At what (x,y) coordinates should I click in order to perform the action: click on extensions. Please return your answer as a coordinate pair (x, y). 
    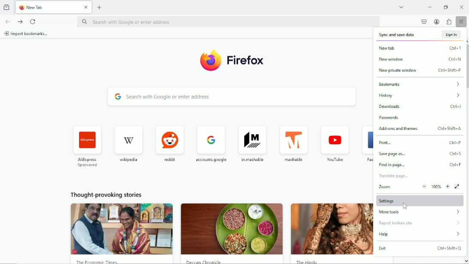
    Looking at the image, I should click on (449, 21).